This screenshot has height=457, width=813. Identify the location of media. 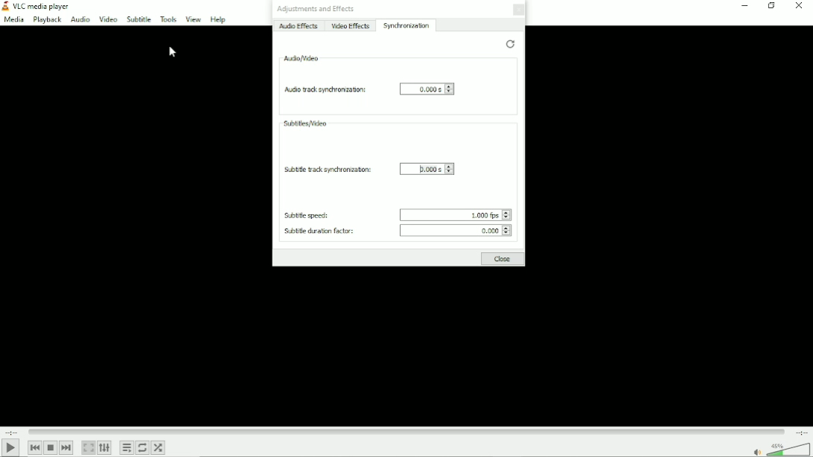
(15, 20).